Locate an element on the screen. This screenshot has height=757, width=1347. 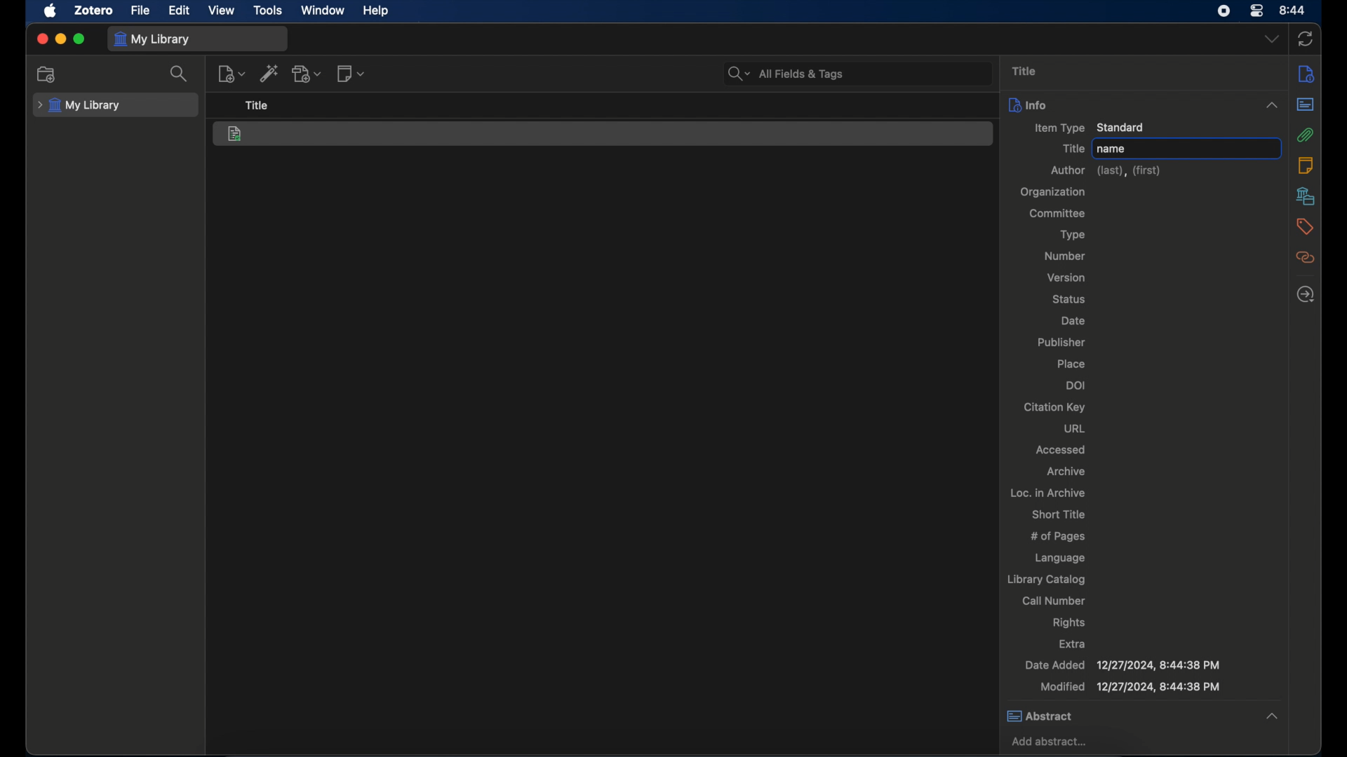
accessed is located at coordinates (1061, 449).